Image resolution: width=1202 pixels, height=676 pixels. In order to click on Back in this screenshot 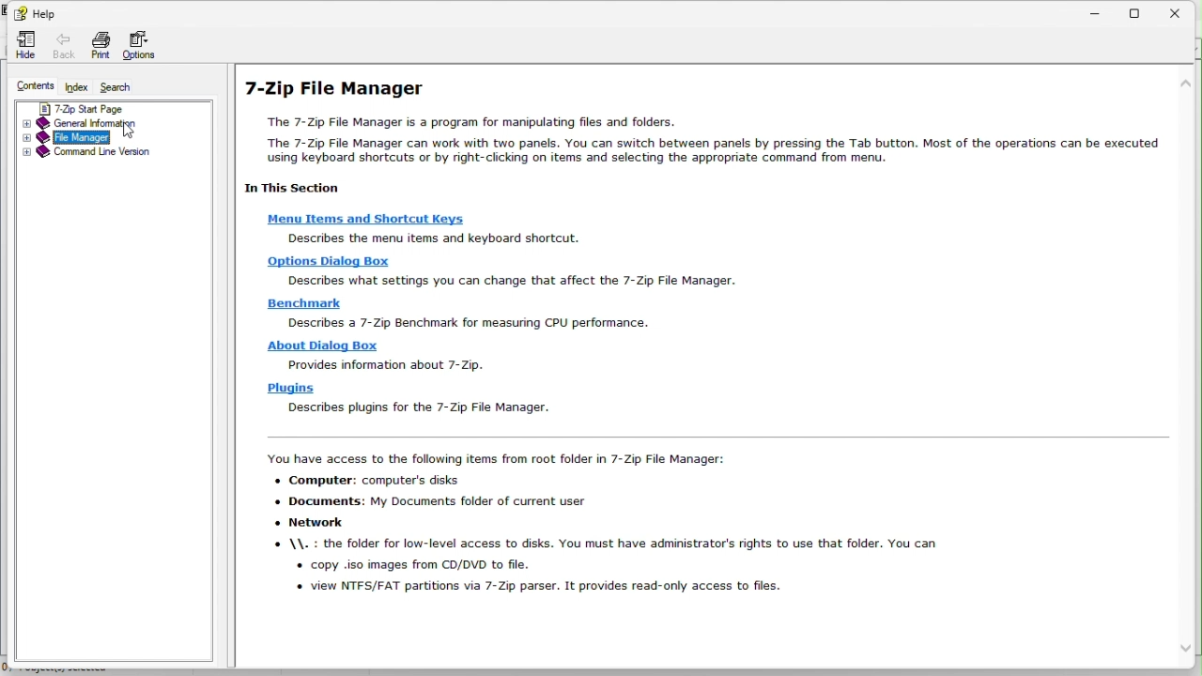, I will do `click(62, 48)`.